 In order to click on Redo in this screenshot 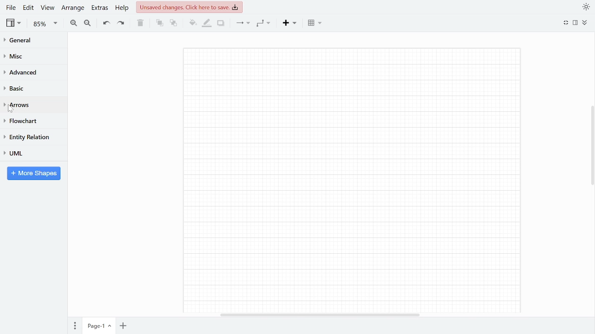, I will do `click(121, 24)`.